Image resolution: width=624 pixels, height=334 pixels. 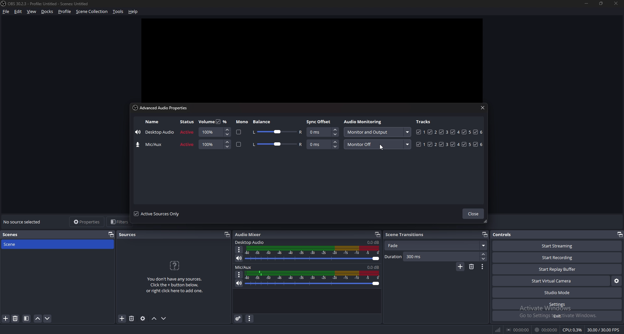 What do you see at coordinates (65, 12) in the screenshot?
I see `profile` at bounding box center [65, 12].